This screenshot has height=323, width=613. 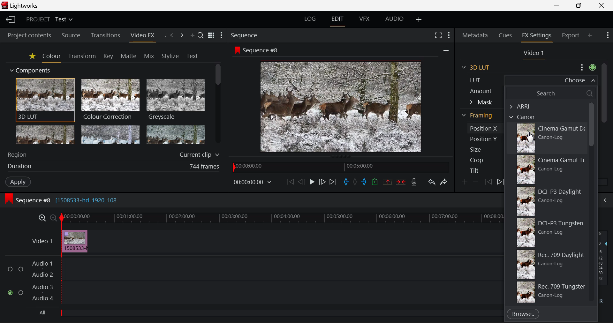 I want to click on Show Settings, so click(x=222, y=35).